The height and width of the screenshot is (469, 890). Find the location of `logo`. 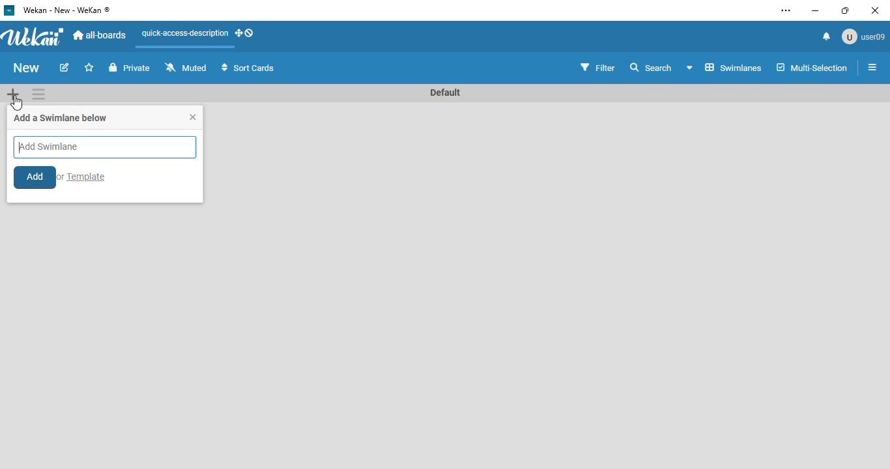

logo is located at coordinates (10, 10).